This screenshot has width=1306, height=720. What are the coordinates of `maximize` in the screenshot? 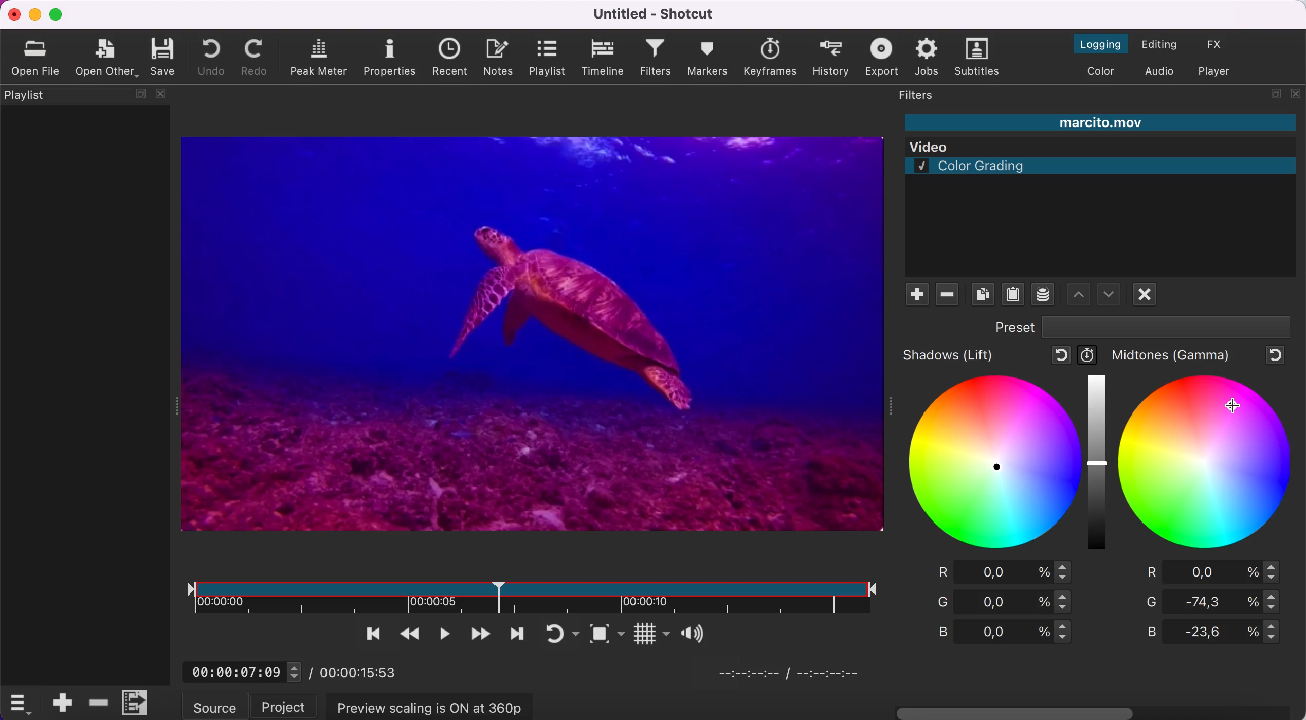 It's located at (1275, 96).